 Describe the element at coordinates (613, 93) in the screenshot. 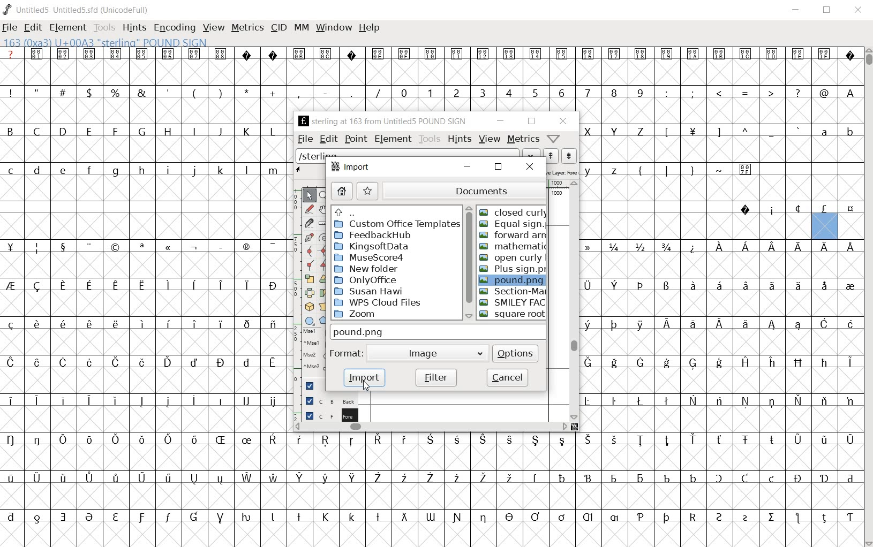

I see `8` at that location.